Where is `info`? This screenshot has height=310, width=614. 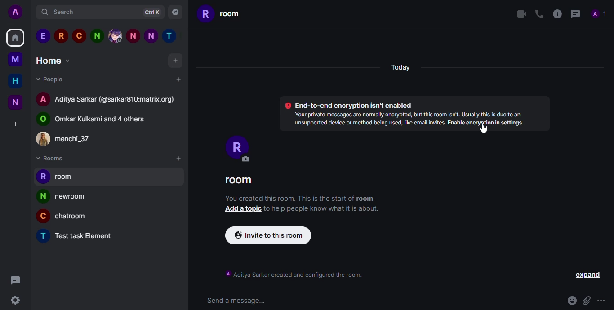
info is located at coordinates (323, 209).